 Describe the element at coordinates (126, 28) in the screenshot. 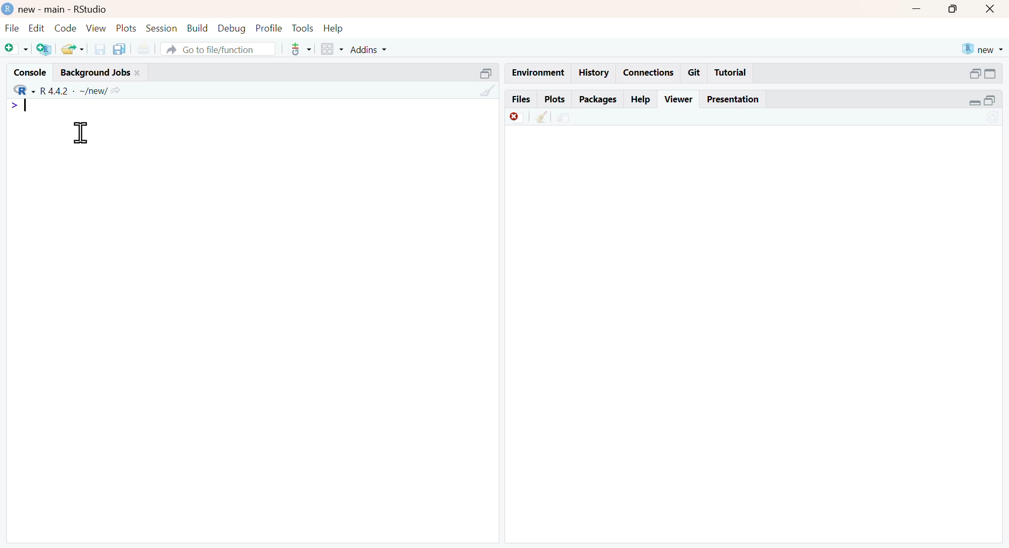

I see `plots` at that location.